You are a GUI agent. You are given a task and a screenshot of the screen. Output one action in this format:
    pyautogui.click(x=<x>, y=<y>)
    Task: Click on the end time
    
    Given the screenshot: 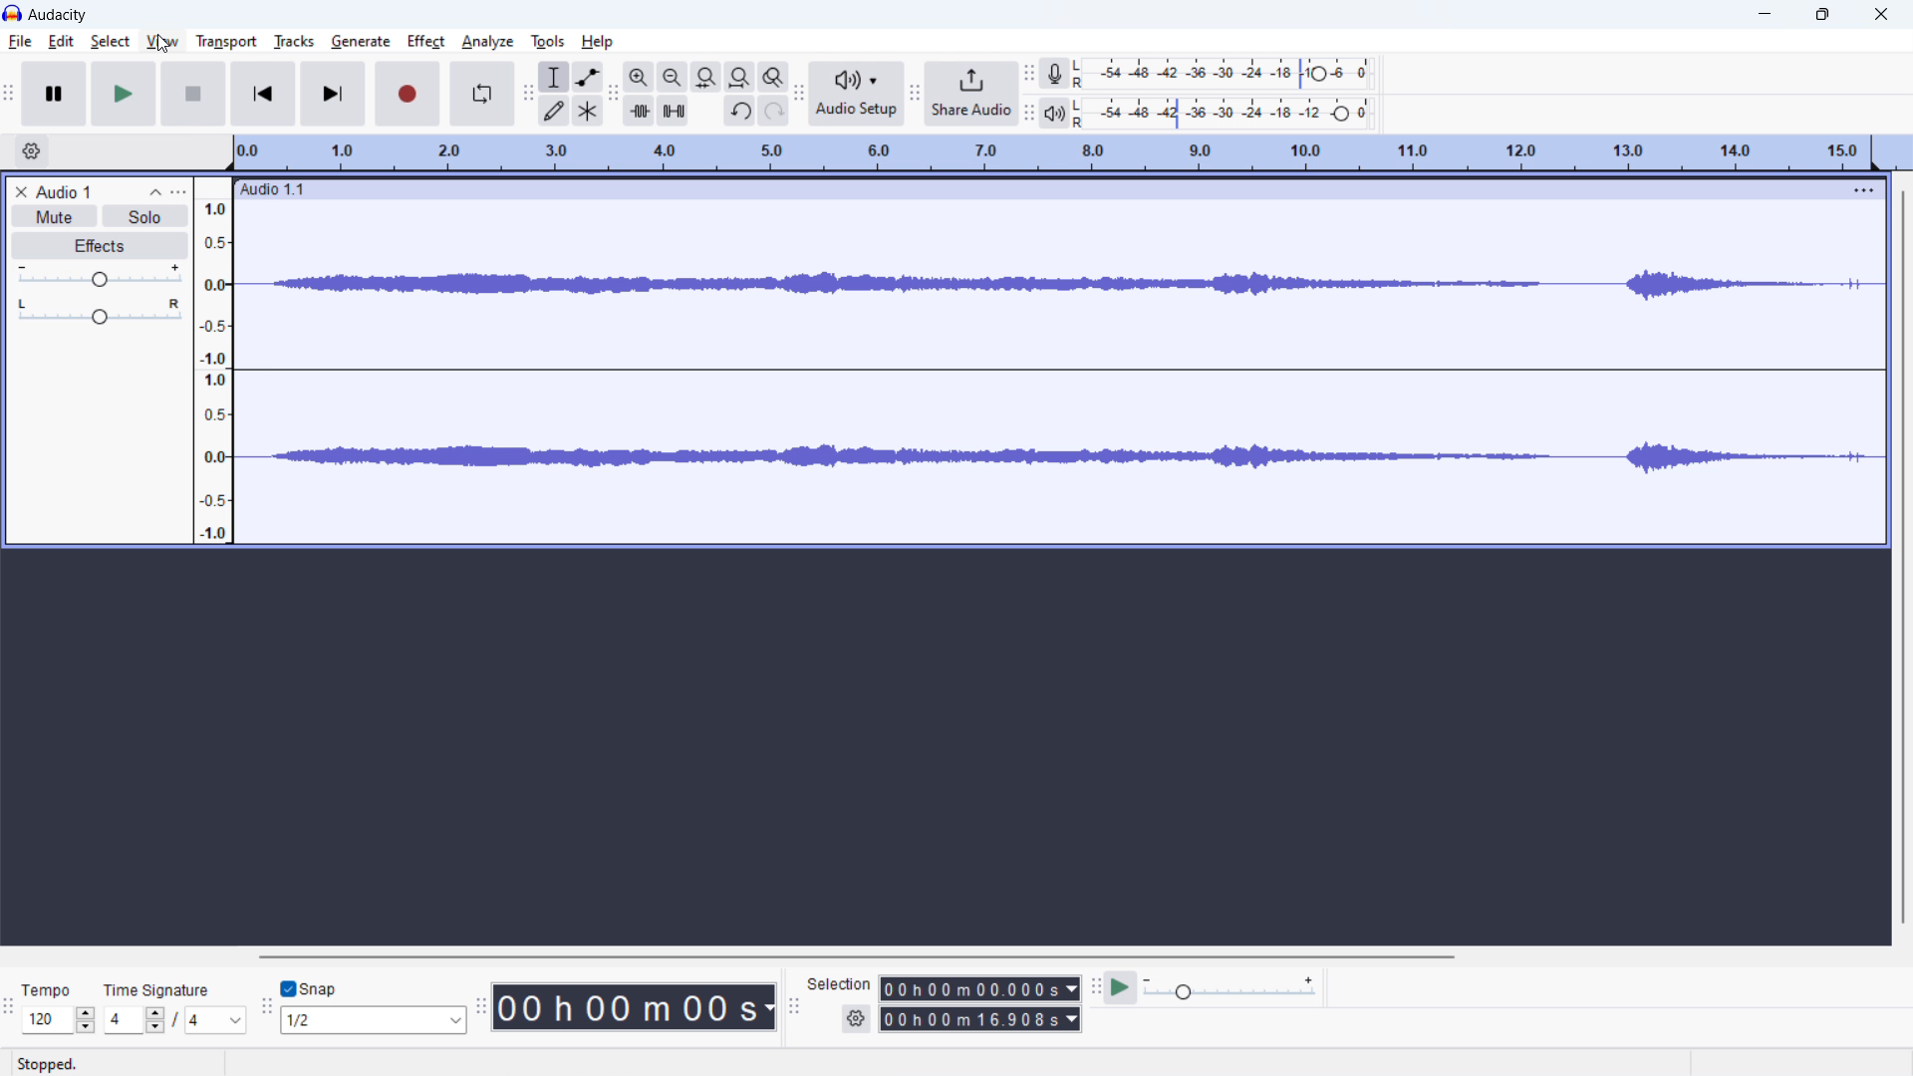 What is the action you would take?
    pyautogui.click(x=979, y=1019)
    